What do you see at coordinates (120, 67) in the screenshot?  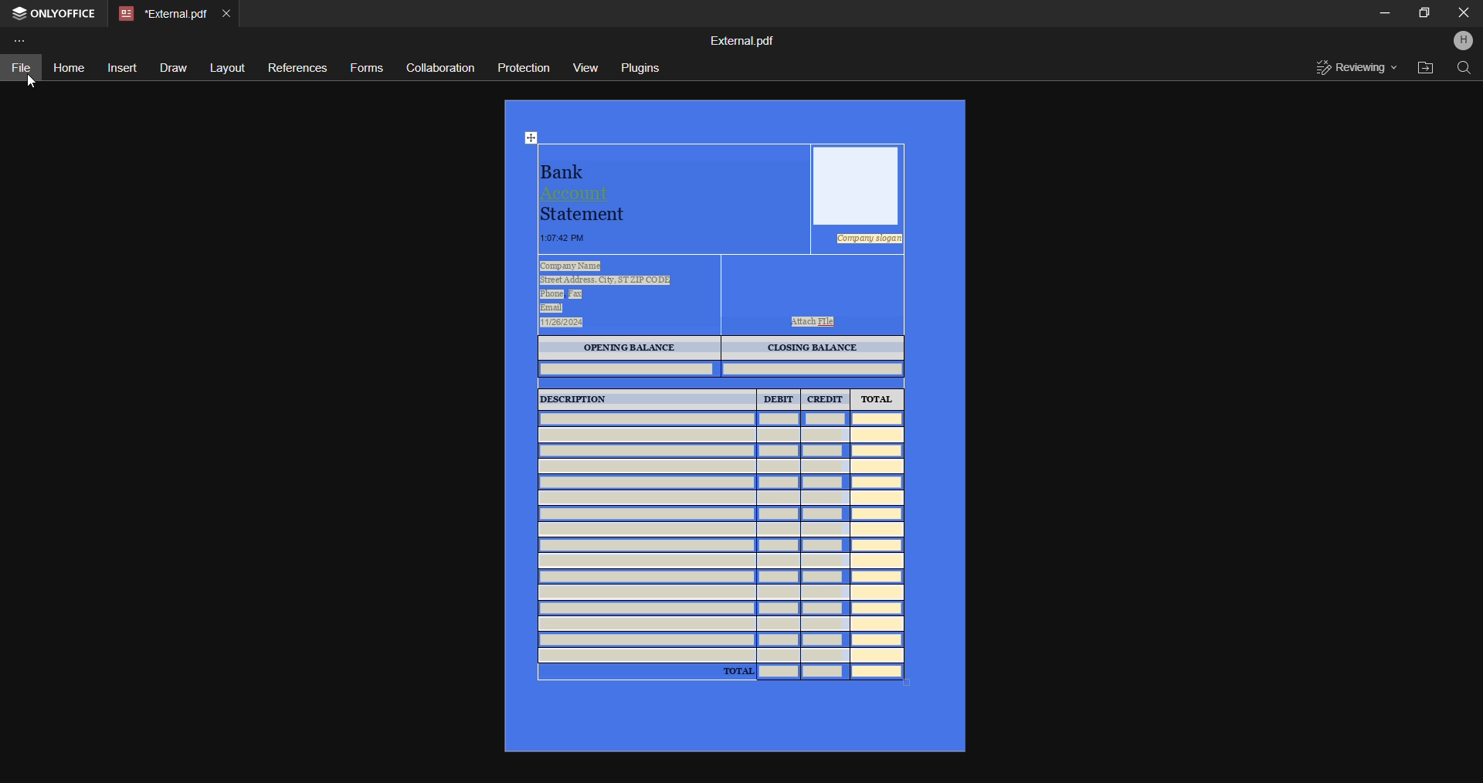 I see `Insert` at bounding box center [120, 67].